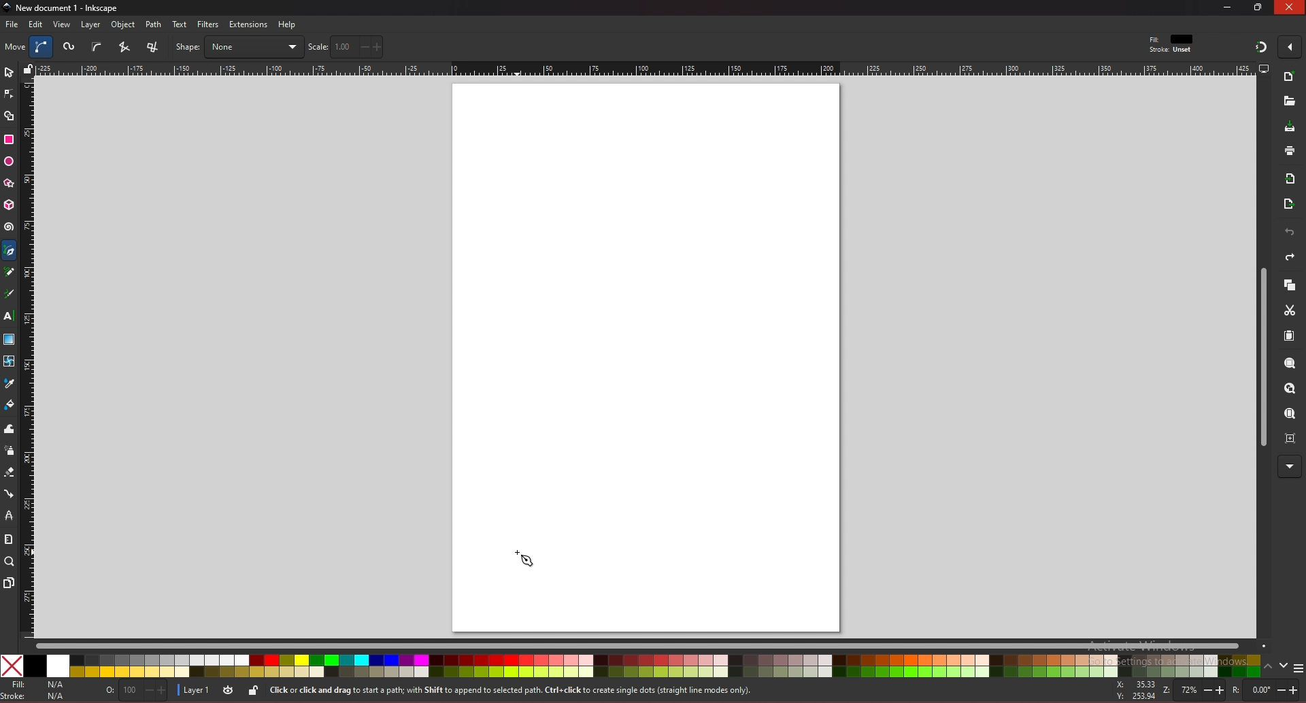  I want to click on zoom, so click(10, 561).